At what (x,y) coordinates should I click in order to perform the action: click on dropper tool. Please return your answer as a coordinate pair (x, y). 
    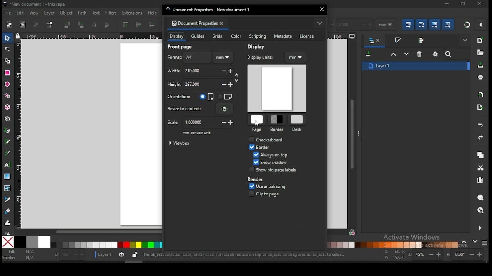
    Looking at the image, I should click on (8, 199).